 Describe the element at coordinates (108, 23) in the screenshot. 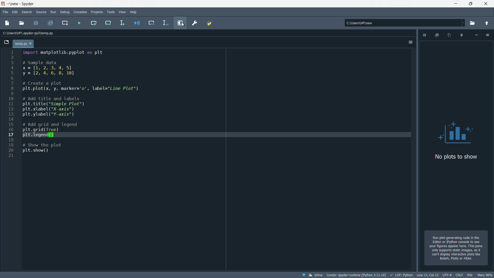

I see `run current cell and go to the next one` at that location.